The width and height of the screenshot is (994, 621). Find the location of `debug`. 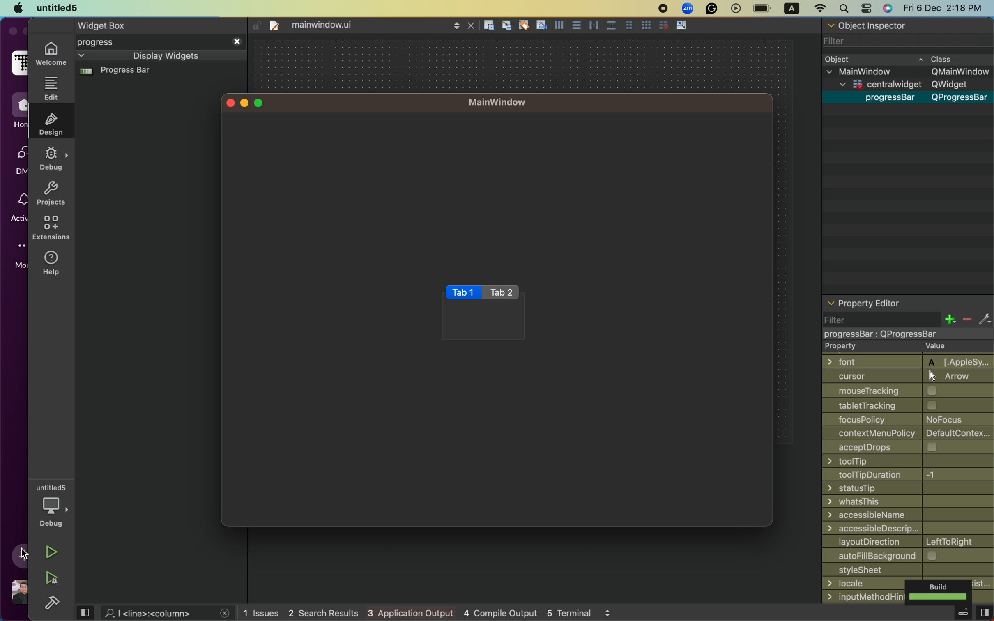

debug is located at coordinates (54, 159).